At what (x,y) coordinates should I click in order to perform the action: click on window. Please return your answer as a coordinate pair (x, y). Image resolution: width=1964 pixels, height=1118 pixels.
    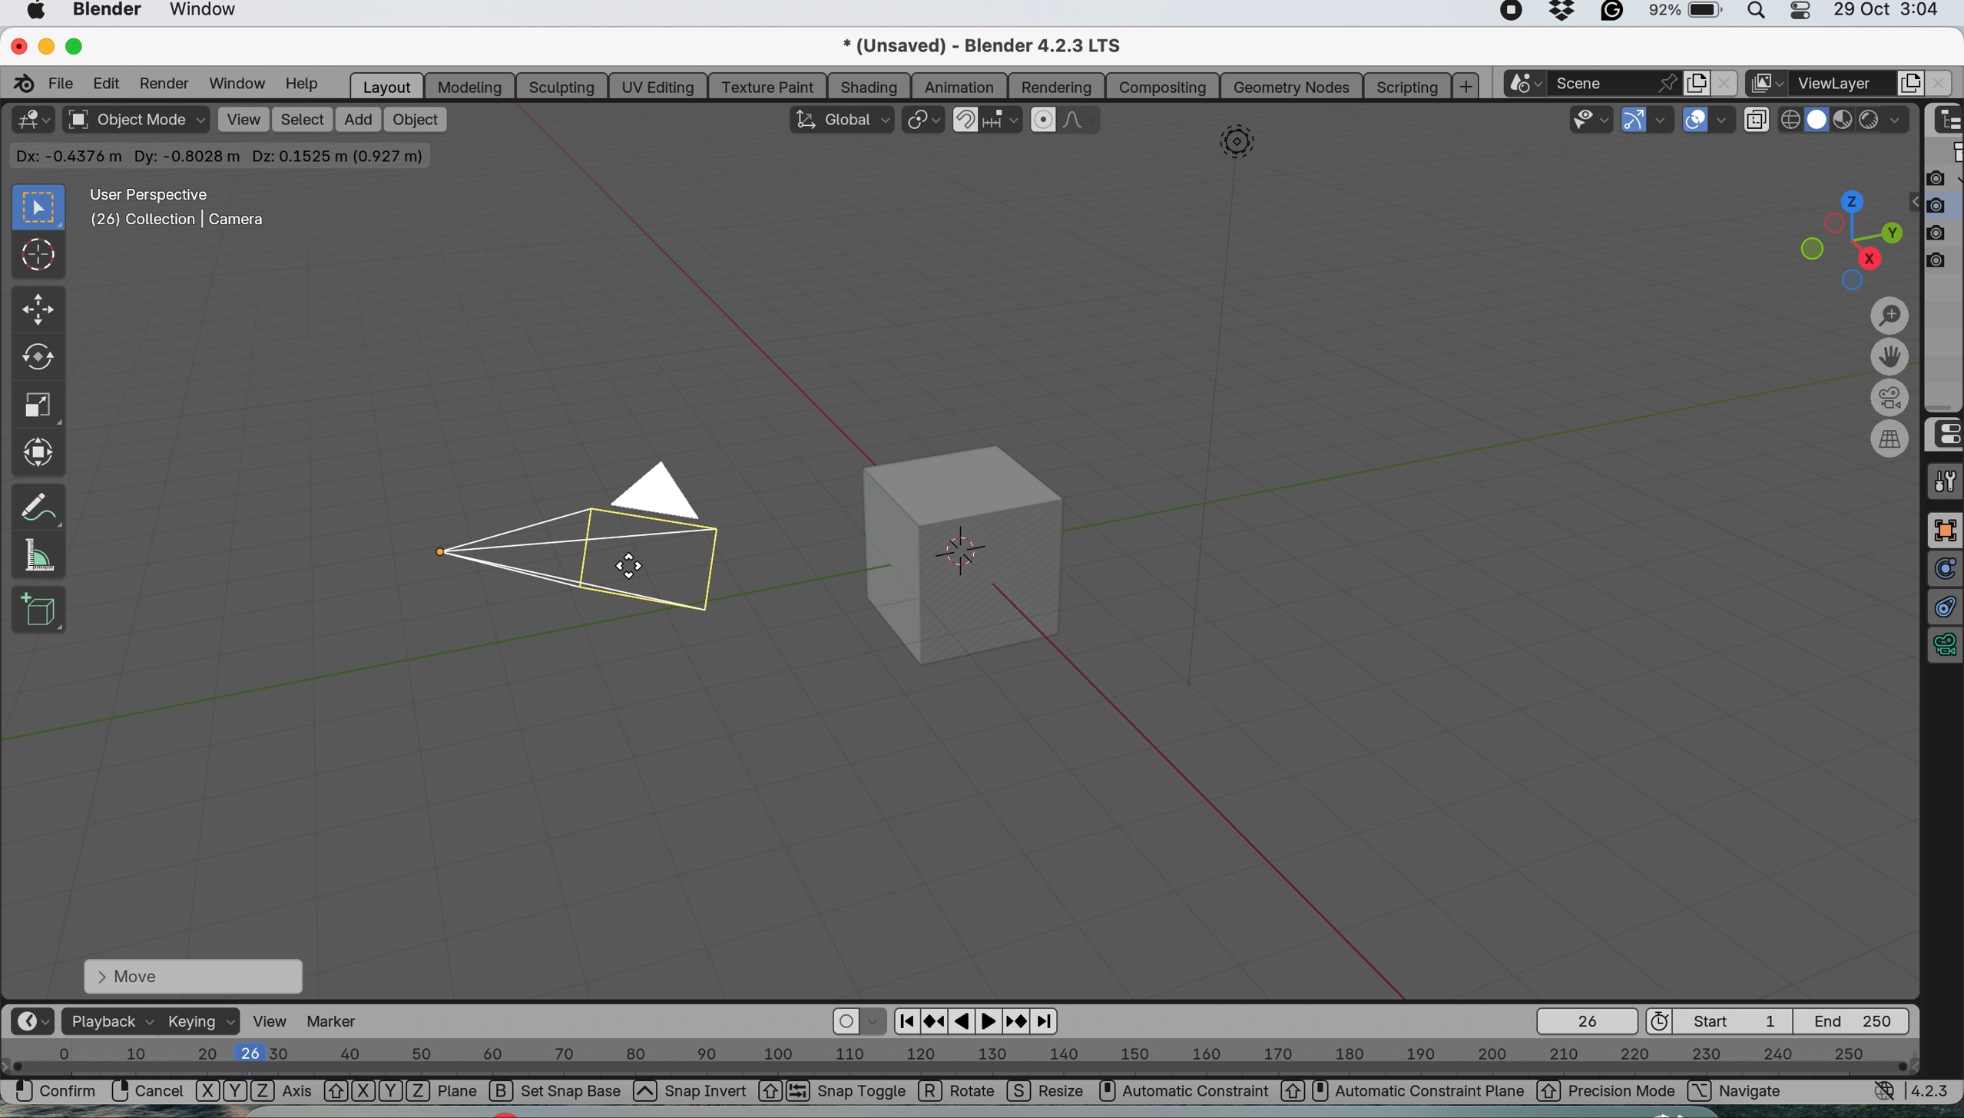
    Looking at the image, I should click on (235, 83).